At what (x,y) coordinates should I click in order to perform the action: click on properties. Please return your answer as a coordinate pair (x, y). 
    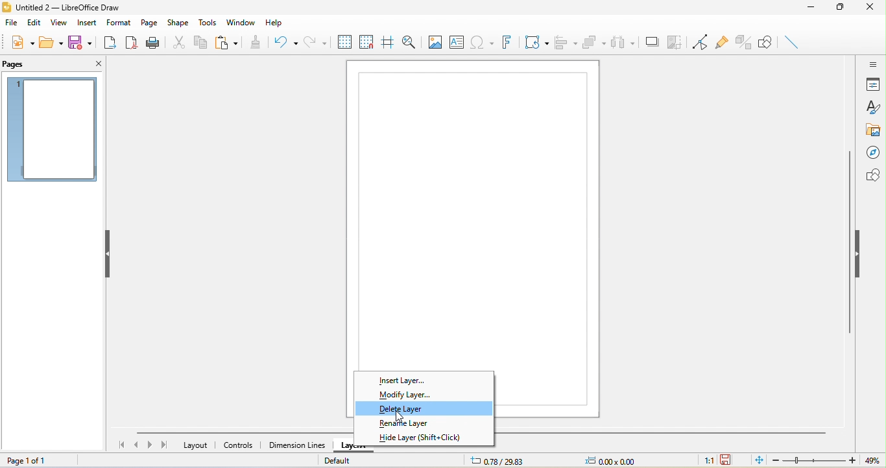
    Looking at the image, I should click on (873, 86).